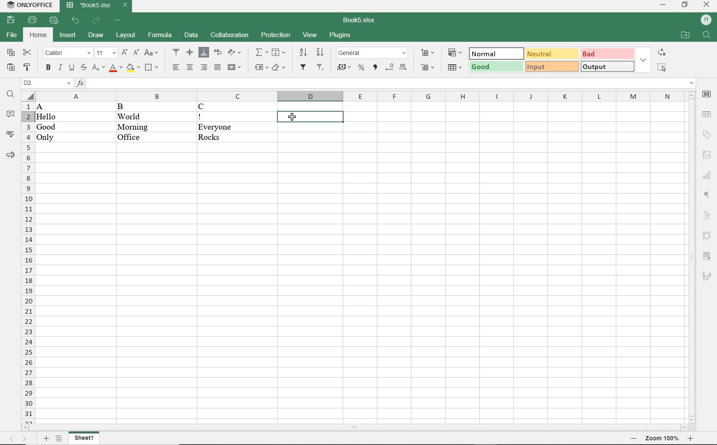  I want to click on COLLABORATION, so click(229, 35).